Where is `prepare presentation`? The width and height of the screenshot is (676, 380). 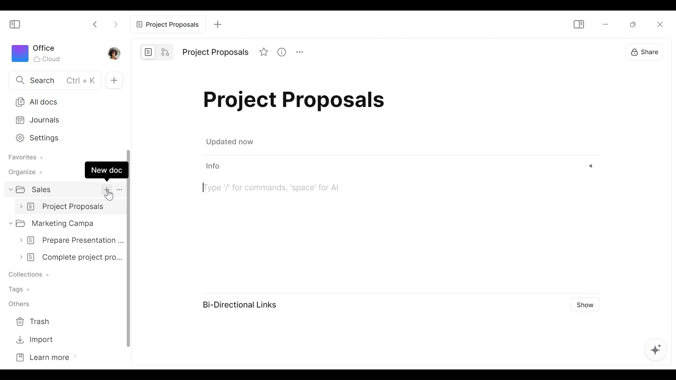
prepare presentation is located at coordinates (71, 239).